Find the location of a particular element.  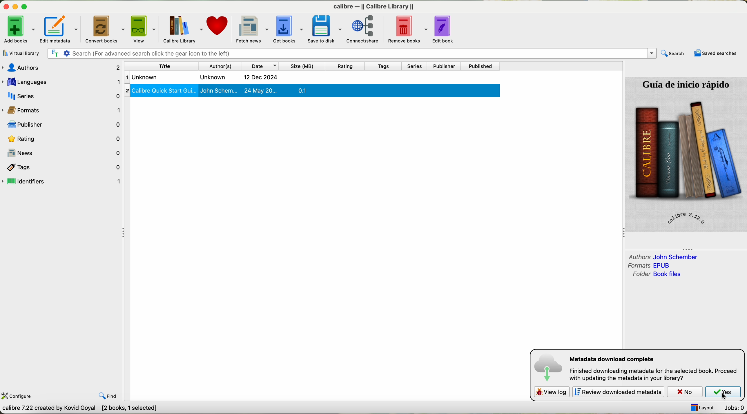

Callibre 7.22 created by Kavid Goyal [0 books] is located at coordinates (69, 409).